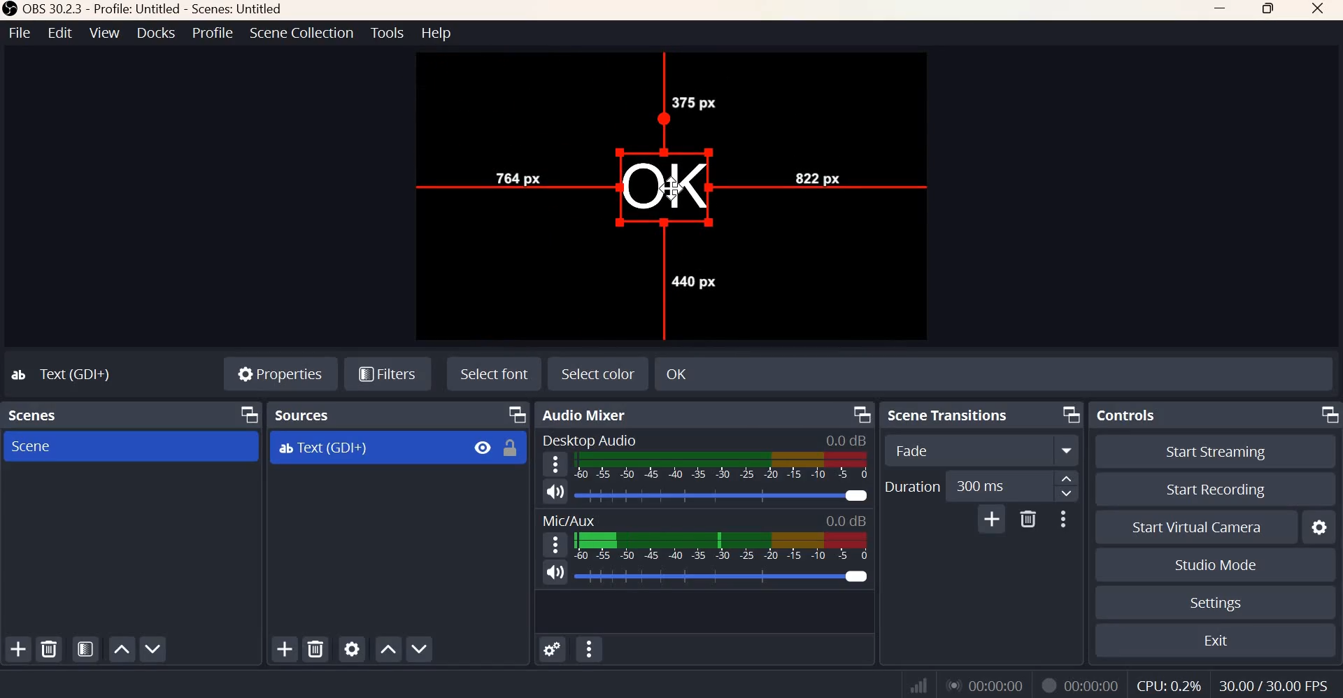 The height and width of the screenshot is (698, 1343). What do you see at coordinates (567, 518) in the screenshot?
I see `Mic/Aux` at bounding box center [567, 518].